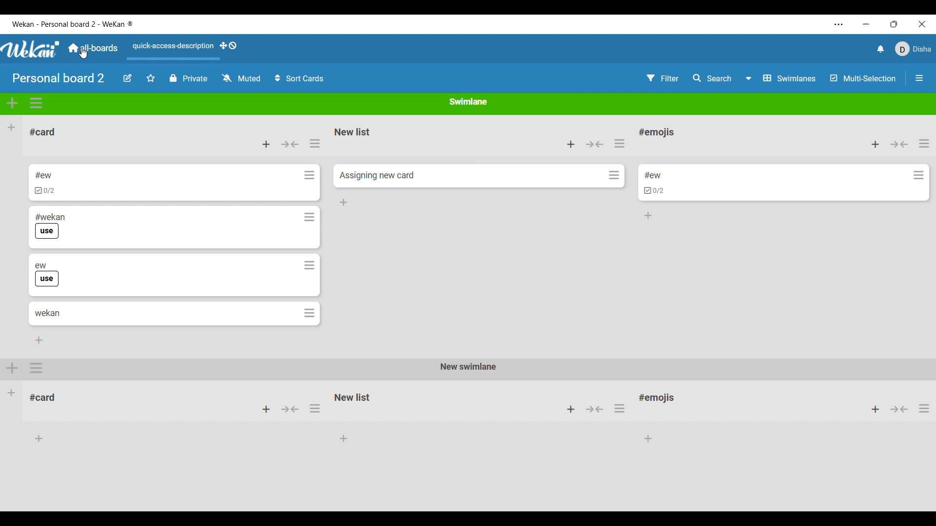 This screenshot has height=526, width=936. Describe the element at coordinates (614, 175) in the screenshot. I see `Card actions` at that location.